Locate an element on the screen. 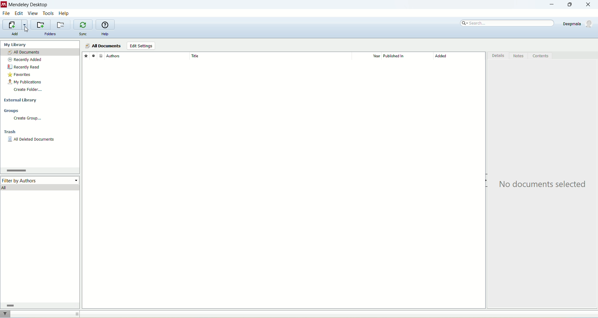 The image size is (598, 318). document is located at coordinates (101, 55).